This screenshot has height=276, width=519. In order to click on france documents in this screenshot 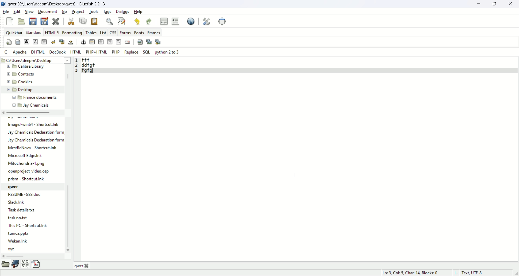, I will do `click(36, 97)`.